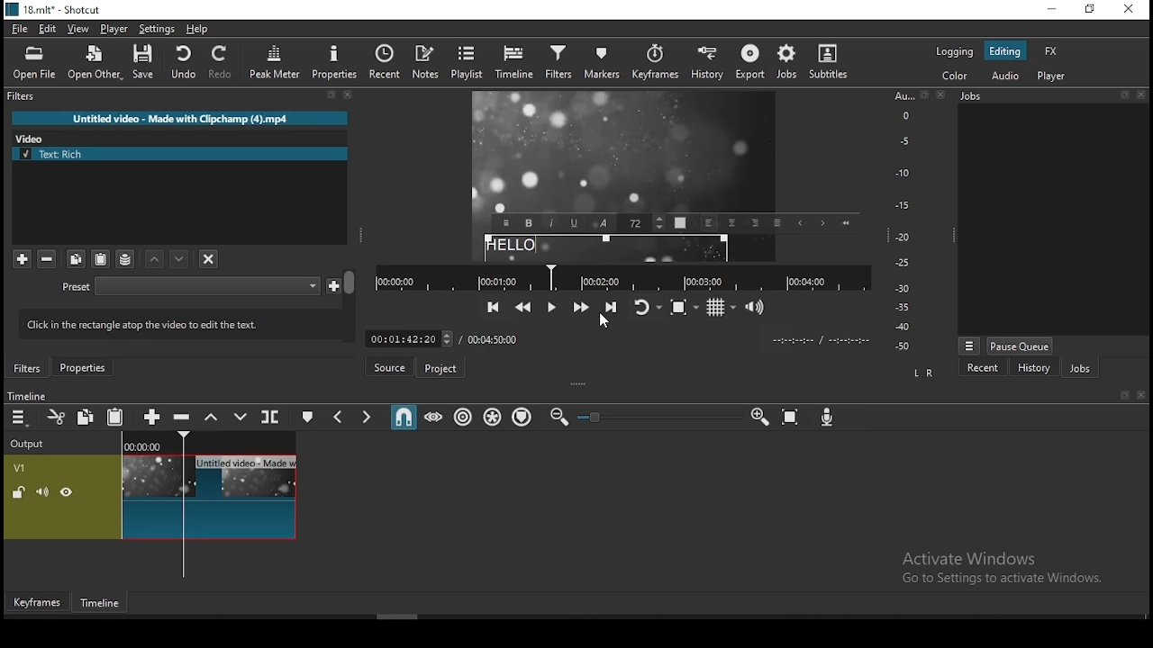 Image resolution: width=1153 pixels, height=648 pixels. Describe the element at coordinates (240, 416) in the screenshot. I see `overwrite` at that location.